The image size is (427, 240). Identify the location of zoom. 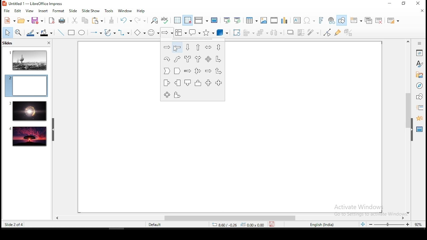
(390, 224).